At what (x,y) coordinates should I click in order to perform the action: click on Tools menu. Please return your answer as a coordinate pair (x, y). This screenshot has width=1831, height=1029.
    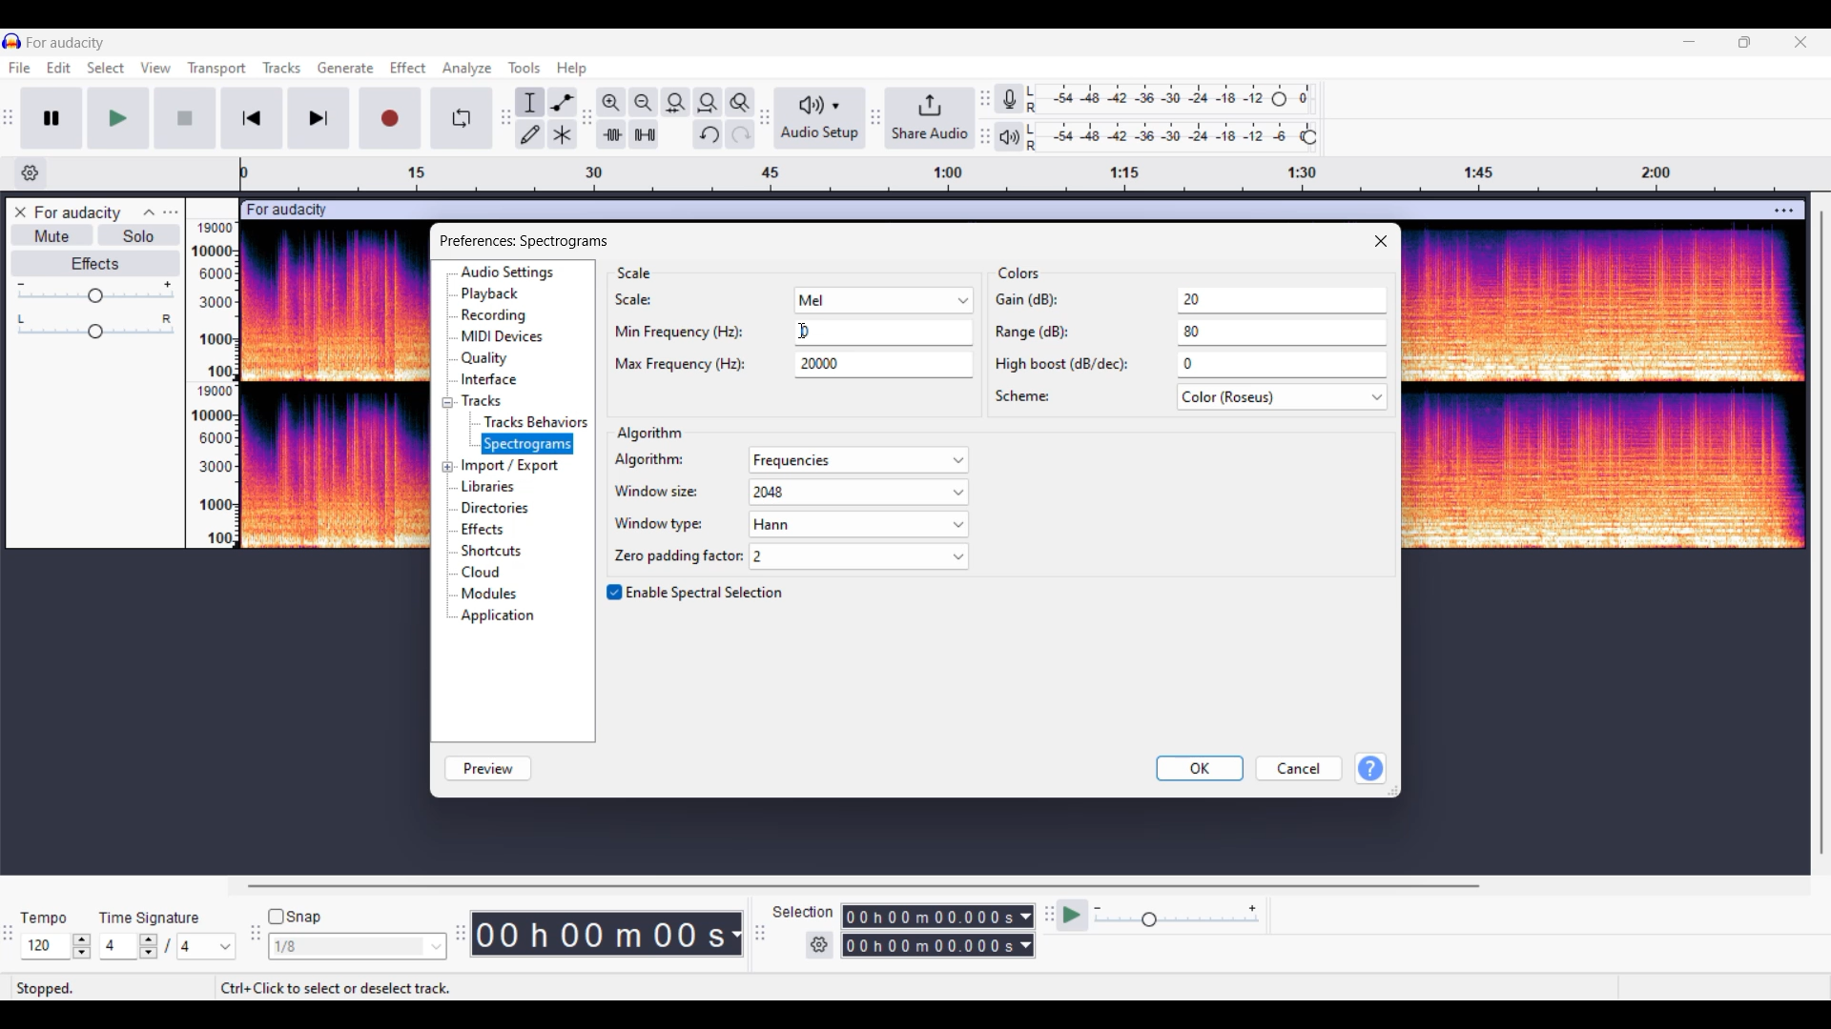
    Looking at the image, I should click on (525, 68).